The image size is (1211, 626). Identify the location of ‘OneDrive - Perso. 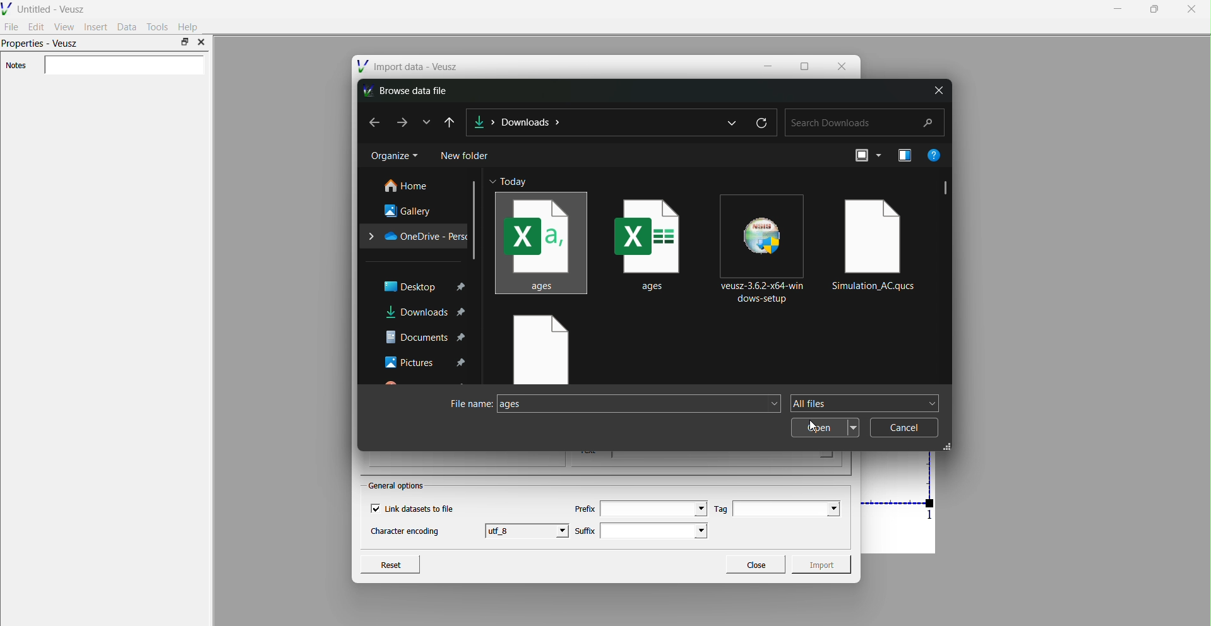
(416, 235).